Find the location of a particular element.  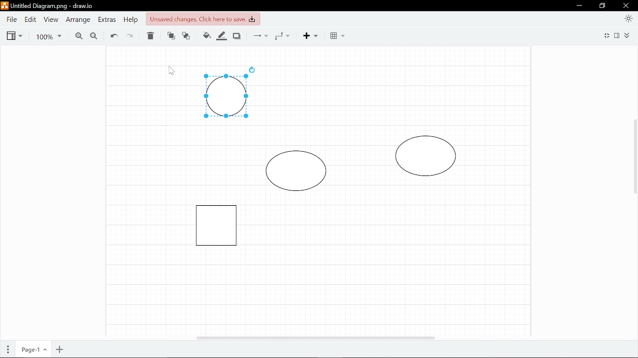

Zoom in is located at coordinates (77, 35).